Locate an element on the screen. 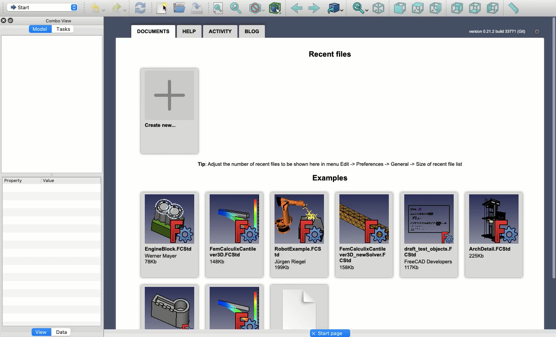 The width and height of the screenshot is (556, 337). New is located at coordinates (163, 8).